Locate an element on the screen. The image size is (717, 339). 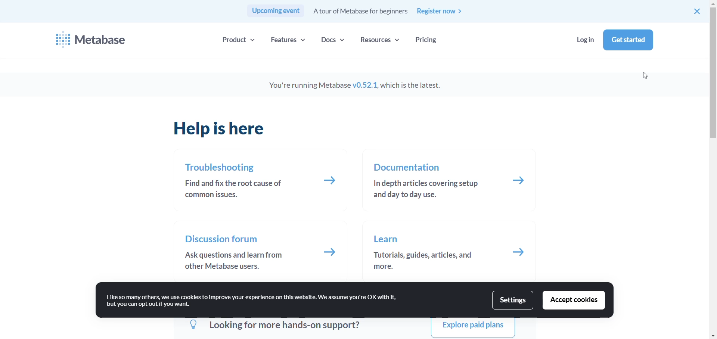
settings is located at coordinates (513, 299).